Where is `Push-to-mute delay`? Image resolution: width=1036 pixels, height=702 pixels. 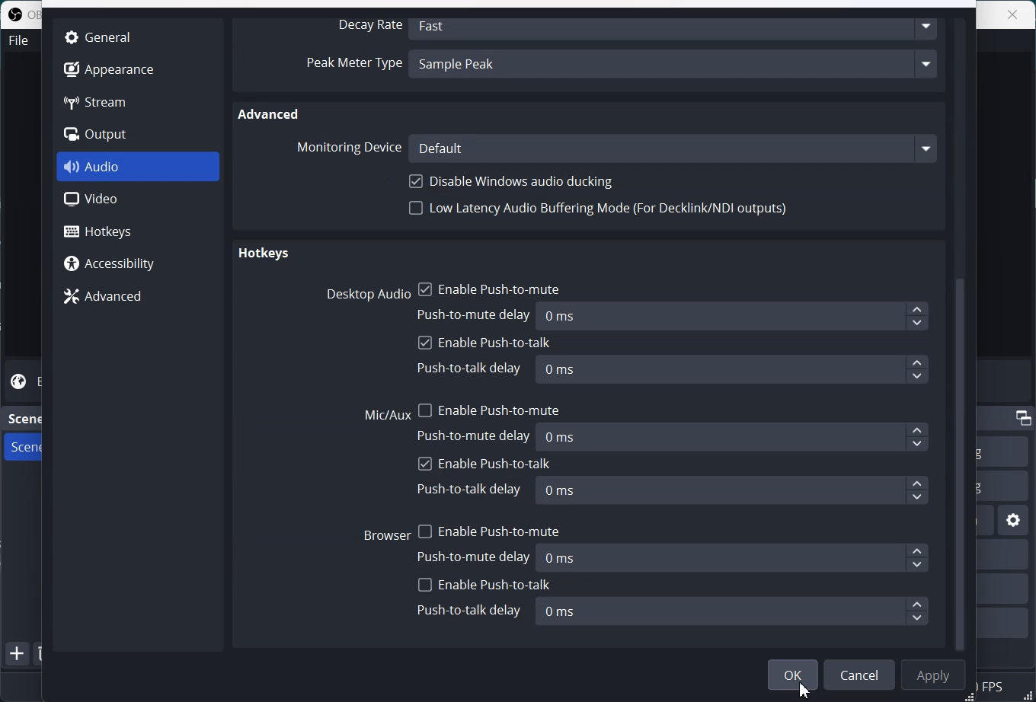
Push-to-mute delay is located at coordinates (475, 313).